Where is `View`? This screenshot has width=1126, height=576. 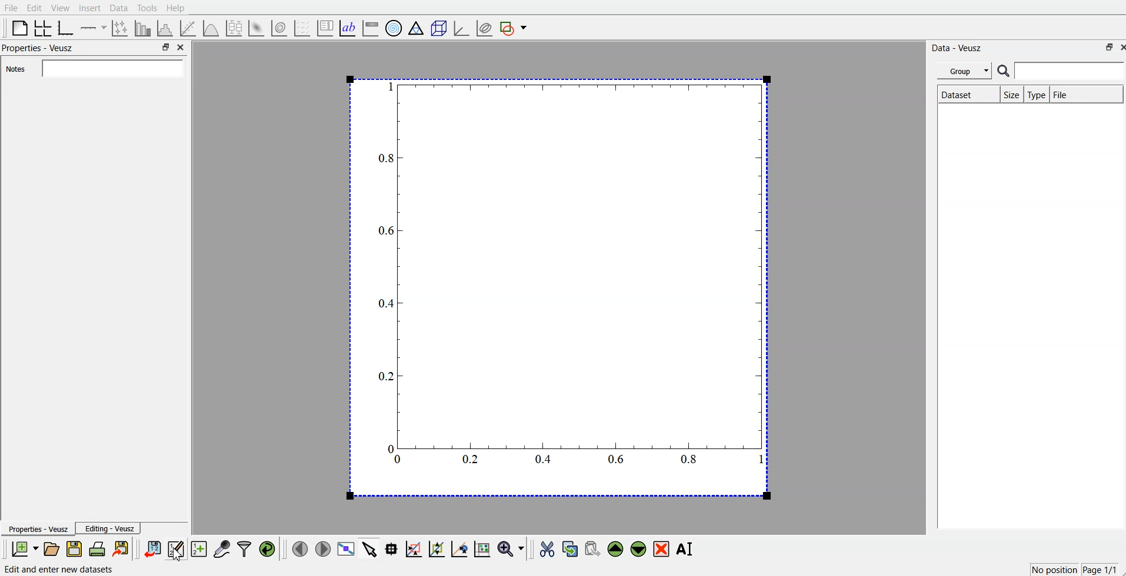 View is located at coordinates (61, 8).